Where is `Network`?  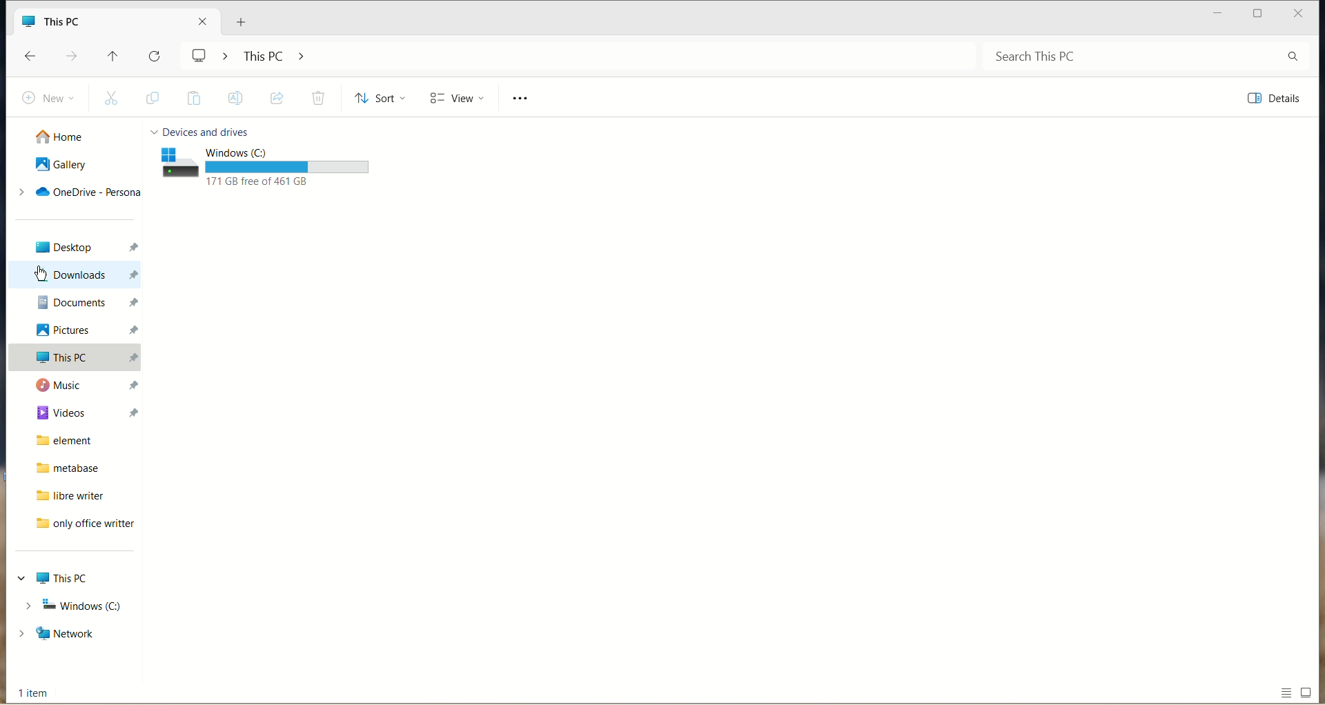
Network is located at coordinates (73, 631).